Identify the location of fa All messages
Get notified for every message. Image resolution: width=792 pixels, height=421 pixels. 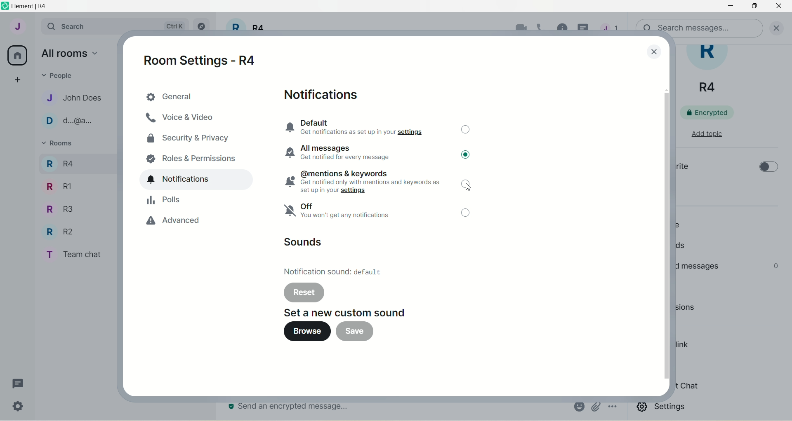
(343, 153).